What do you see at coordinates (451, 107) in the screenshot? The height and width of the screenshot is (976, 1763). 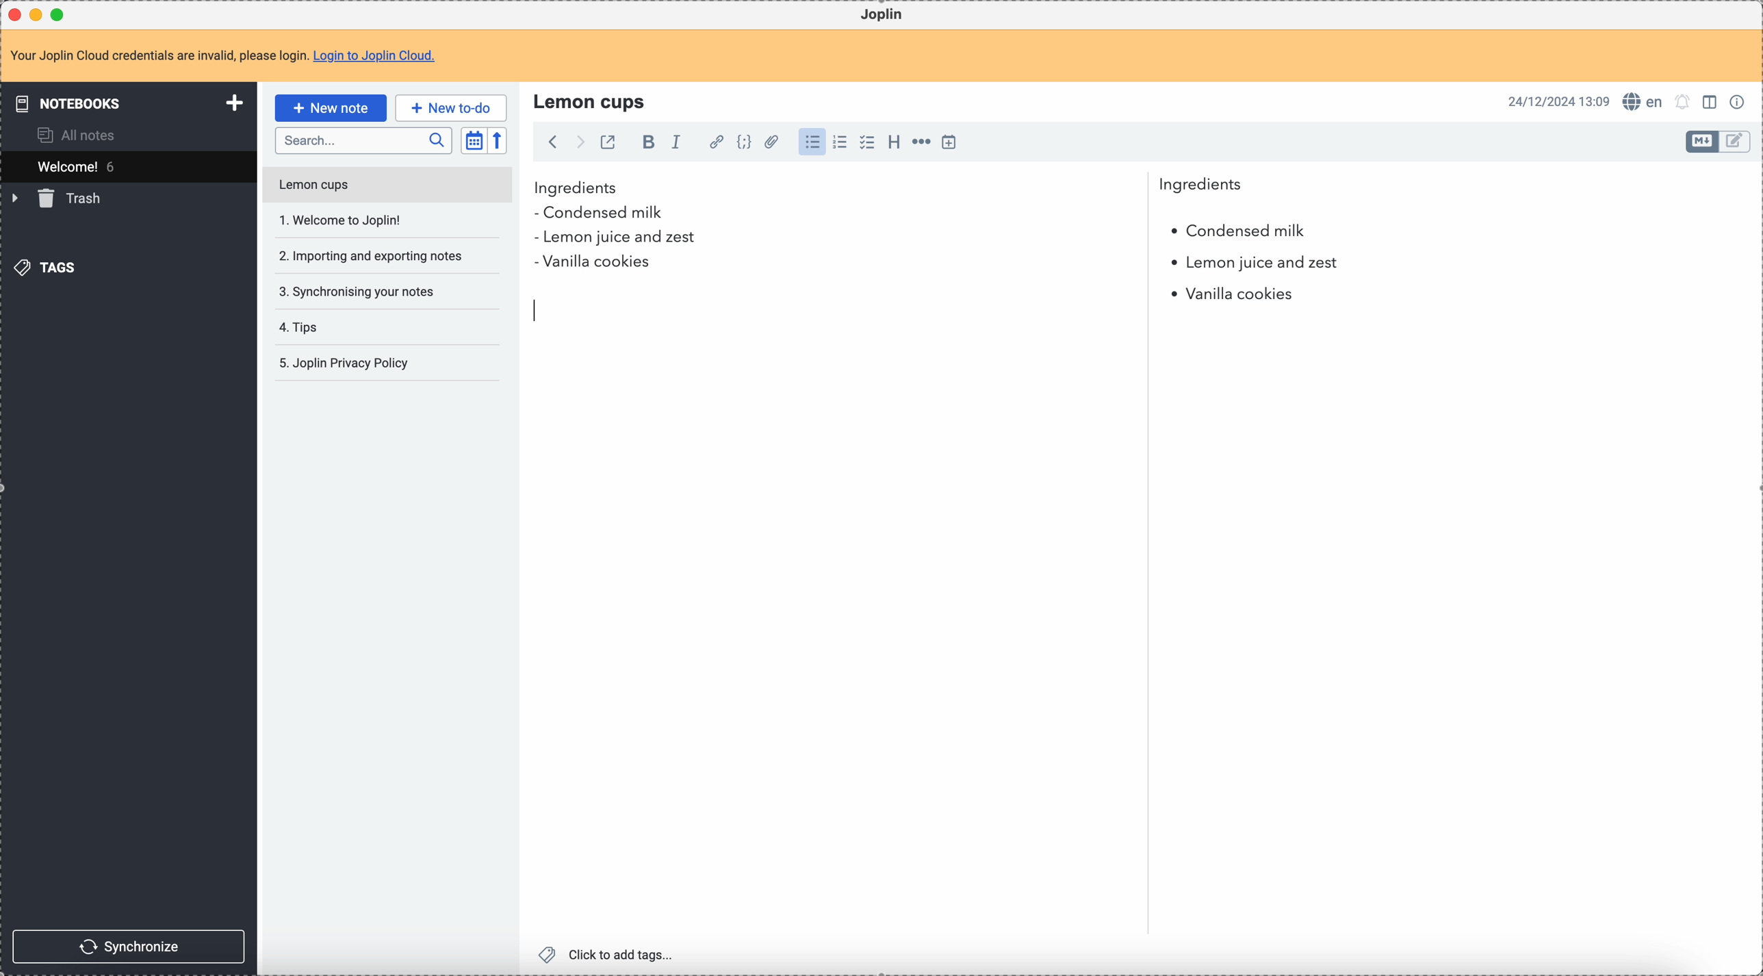 I see `new to-do` at bounding box center [451, 107].